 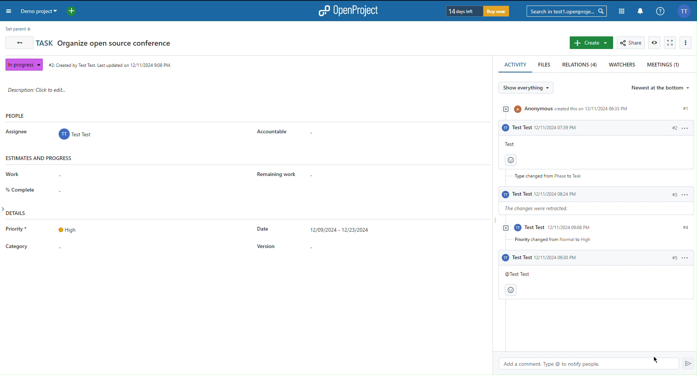 I want to click on Files, so click(x=545, y=65).